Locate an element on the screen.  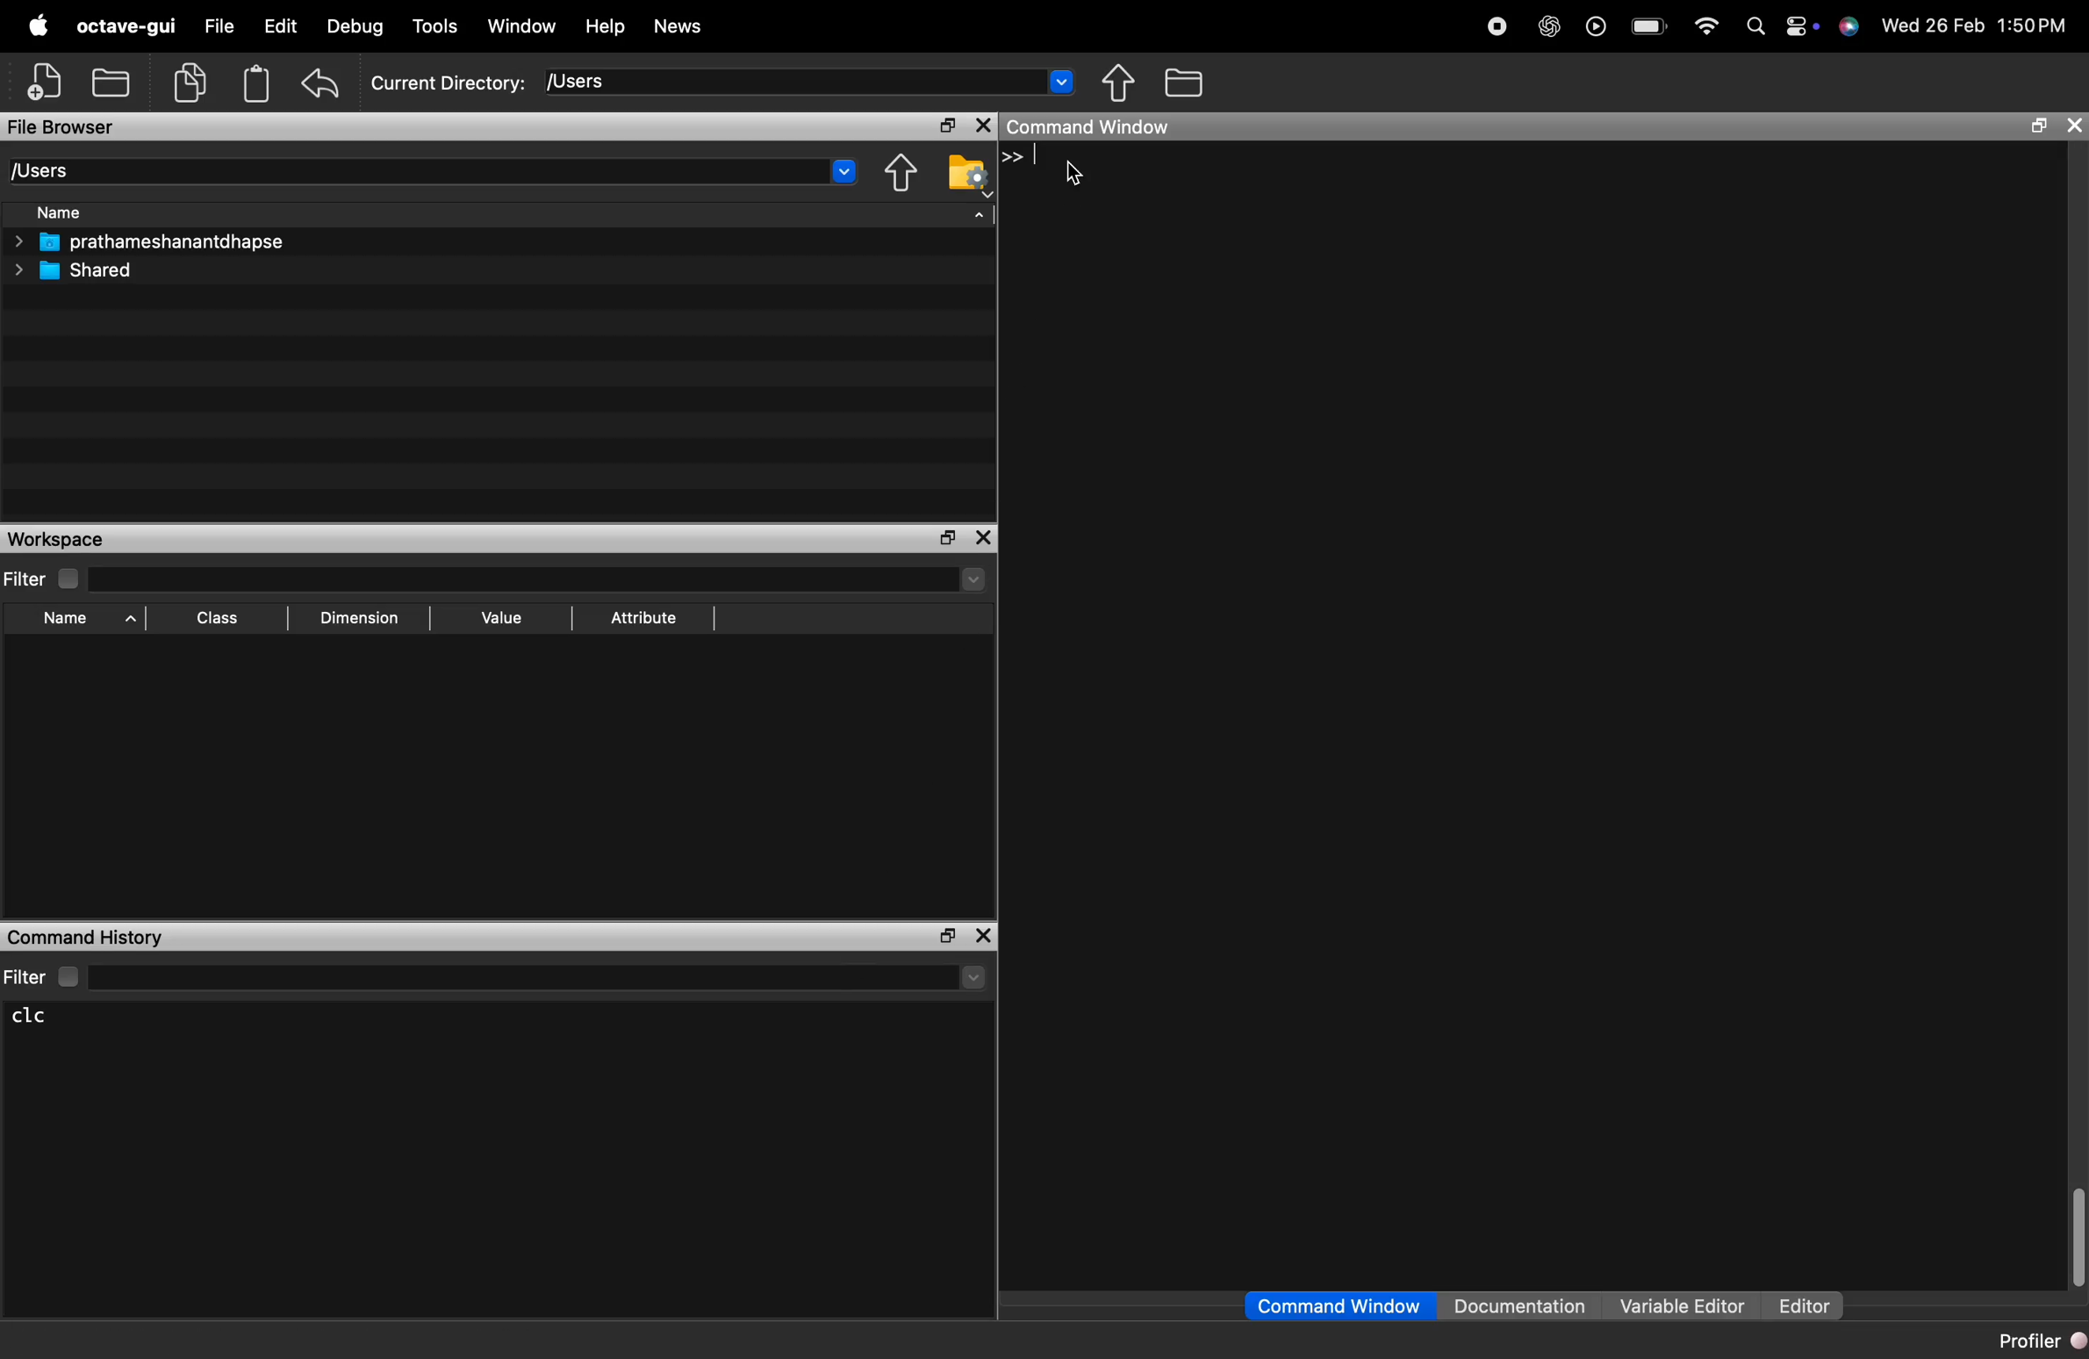
Current Directory: is located at coordinates (449, 83).